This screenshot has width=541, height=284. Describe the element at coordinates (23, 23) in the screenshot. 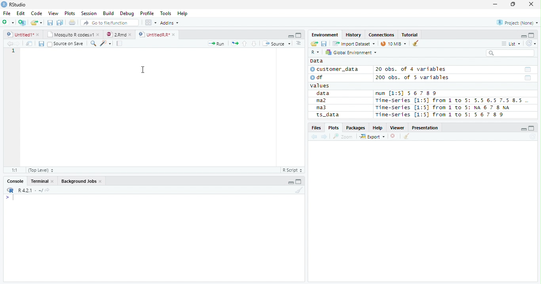

I see `Create Project` at that location.